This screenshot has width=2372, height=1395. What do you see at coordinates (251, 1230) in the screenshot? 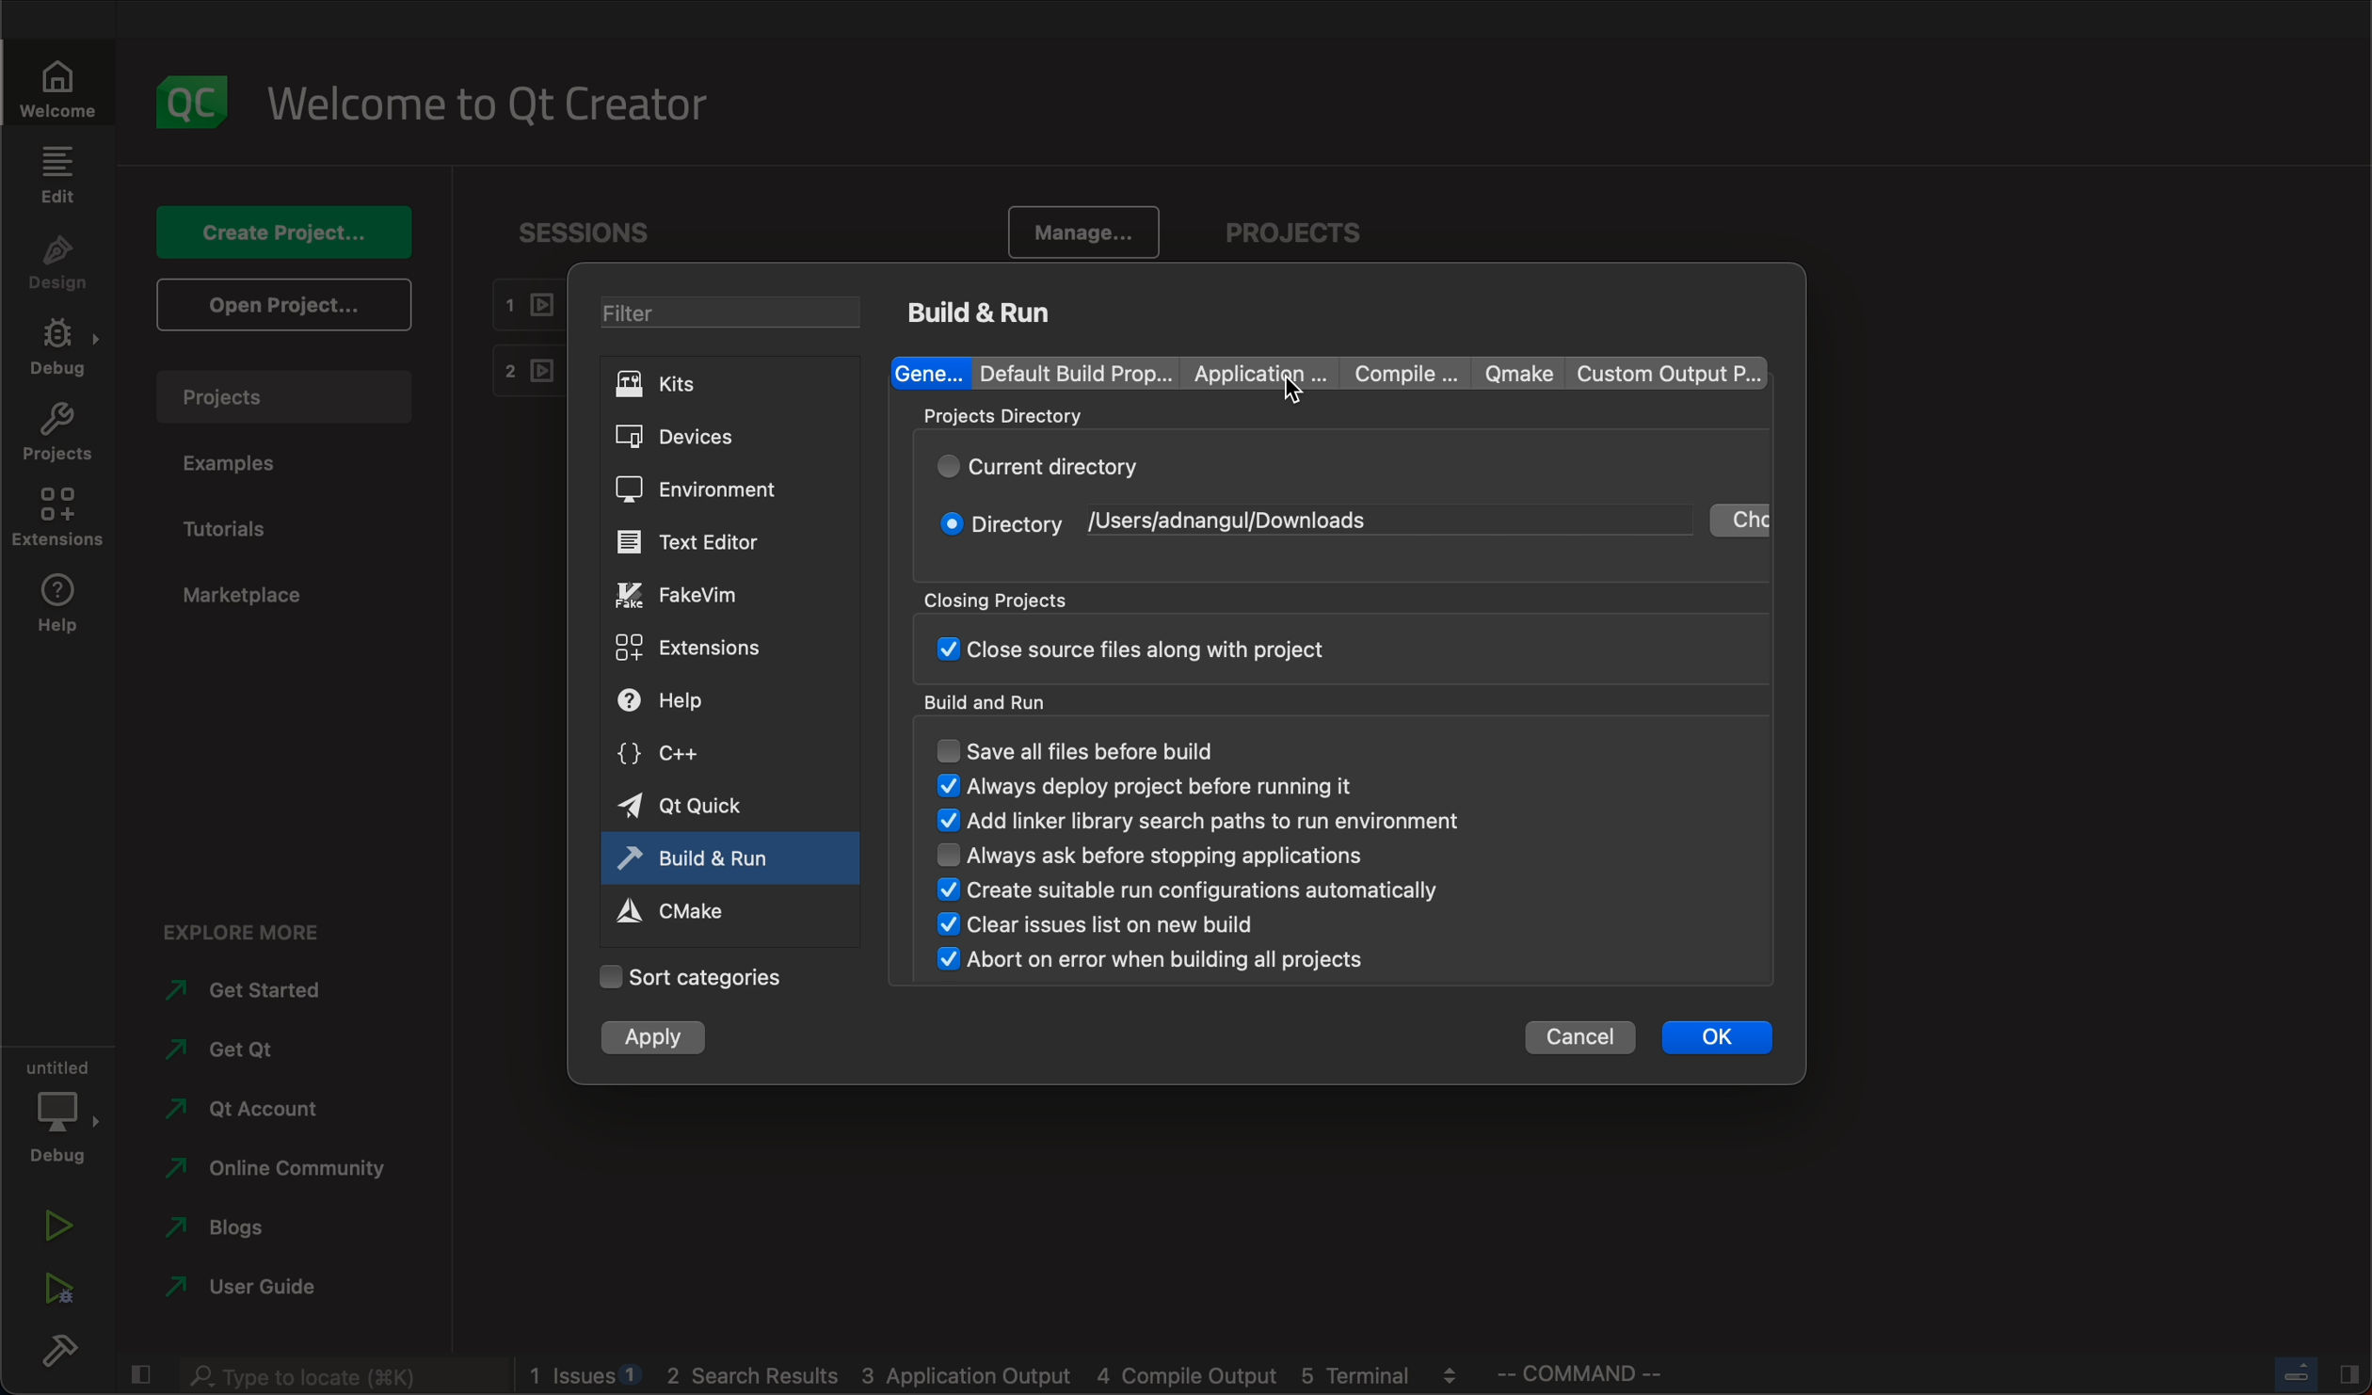
I see `blogs` at bounding box center [251, 1230].